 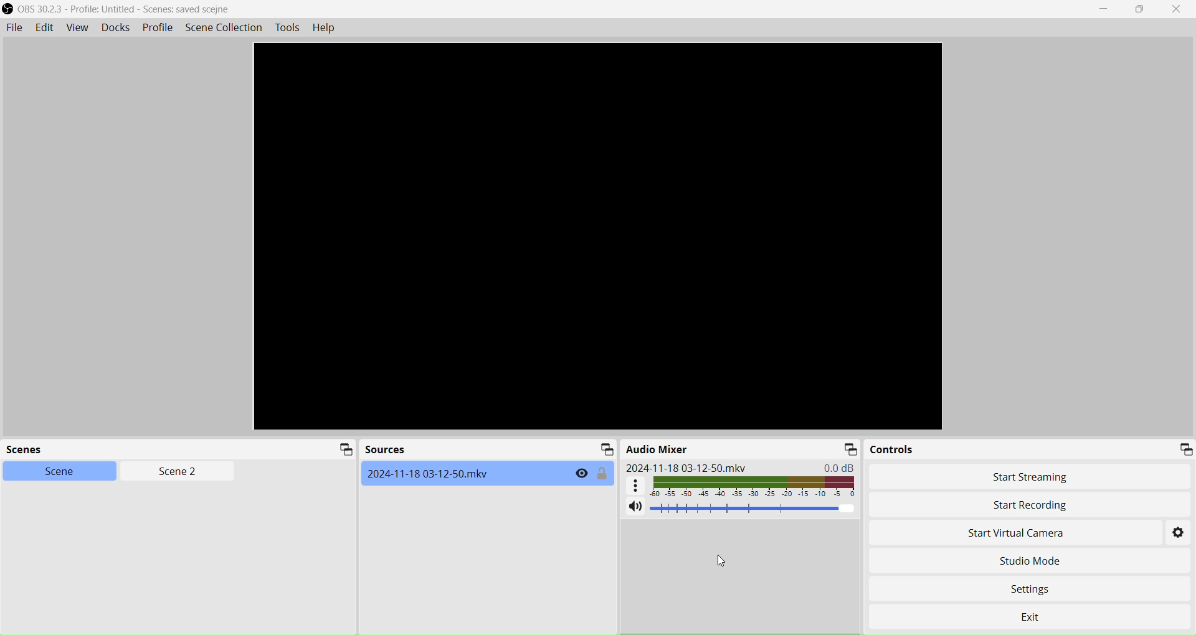 I want to click on 0.0 dB, so click(x=842, y=467).